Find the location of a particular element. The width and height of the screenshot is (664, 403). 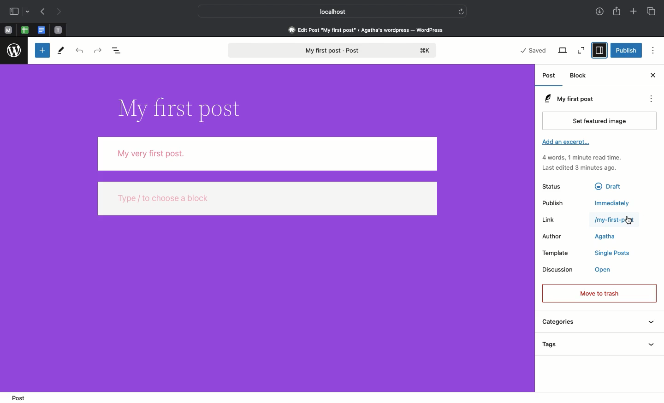

Title is located at coordinates (184, 109).